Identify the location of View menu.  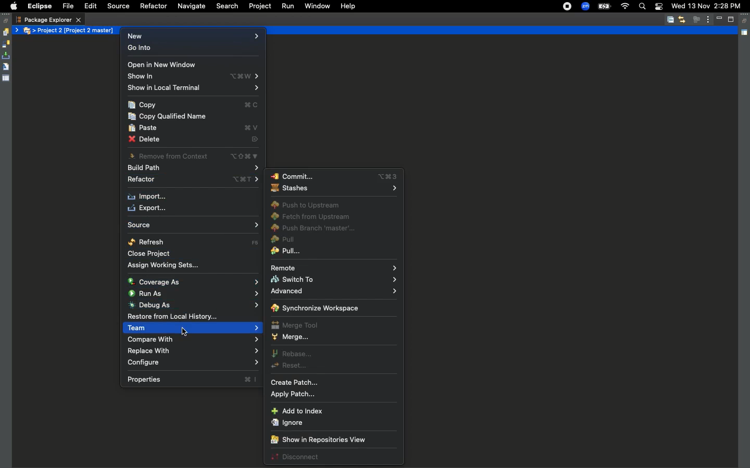
(708, 19).